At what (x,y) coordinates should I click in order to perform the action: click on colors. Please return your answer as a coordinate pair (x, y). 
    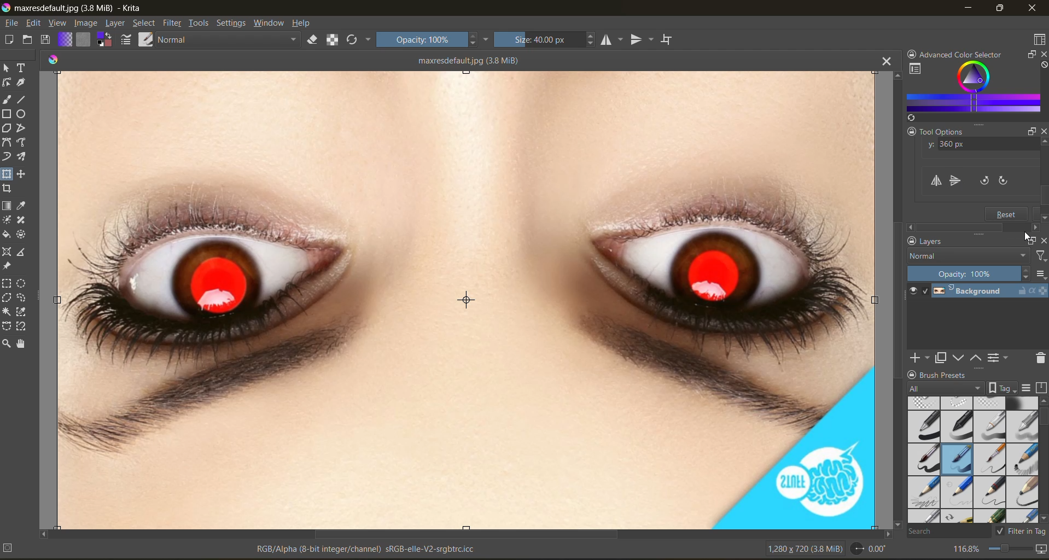
    Looking at the image, I should click on (55, 57).